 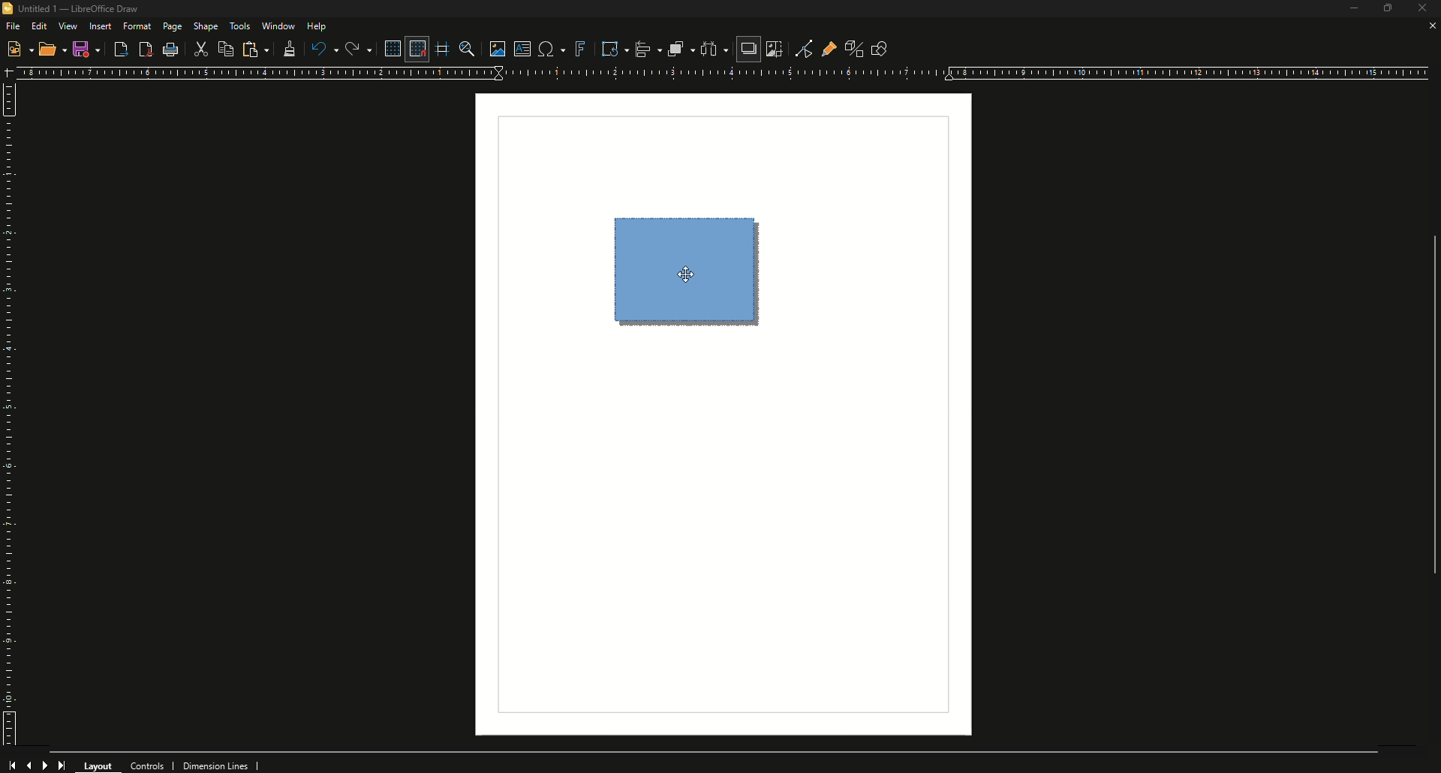 What do you see at coordinates (19, 48) in the screenshot?
I see `New` at bounding box center [19, 48].